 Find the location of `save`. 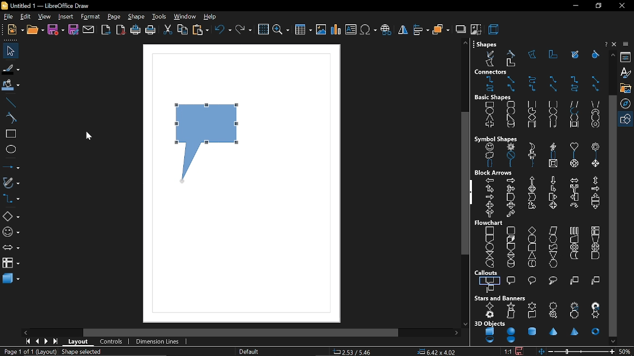

save is located at coordinates (56, 31).